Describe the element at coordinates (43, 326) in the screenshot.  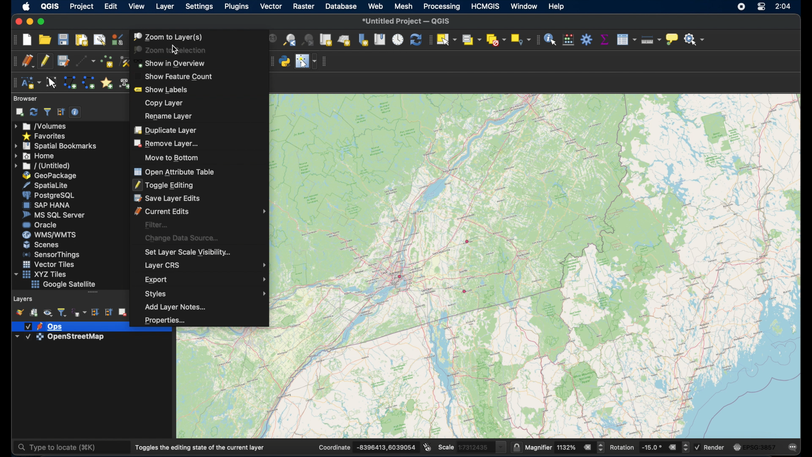
I see `layer ` at that location.